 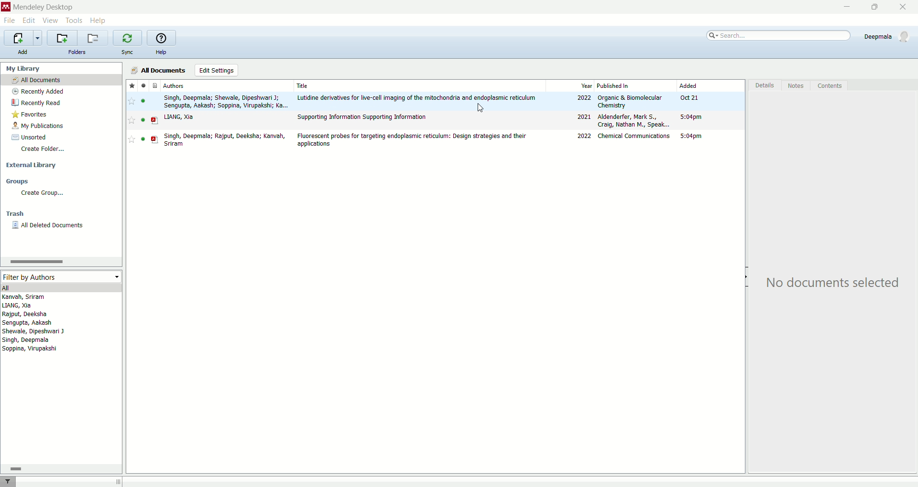 I want to click on file, so click(x=10, y=21).